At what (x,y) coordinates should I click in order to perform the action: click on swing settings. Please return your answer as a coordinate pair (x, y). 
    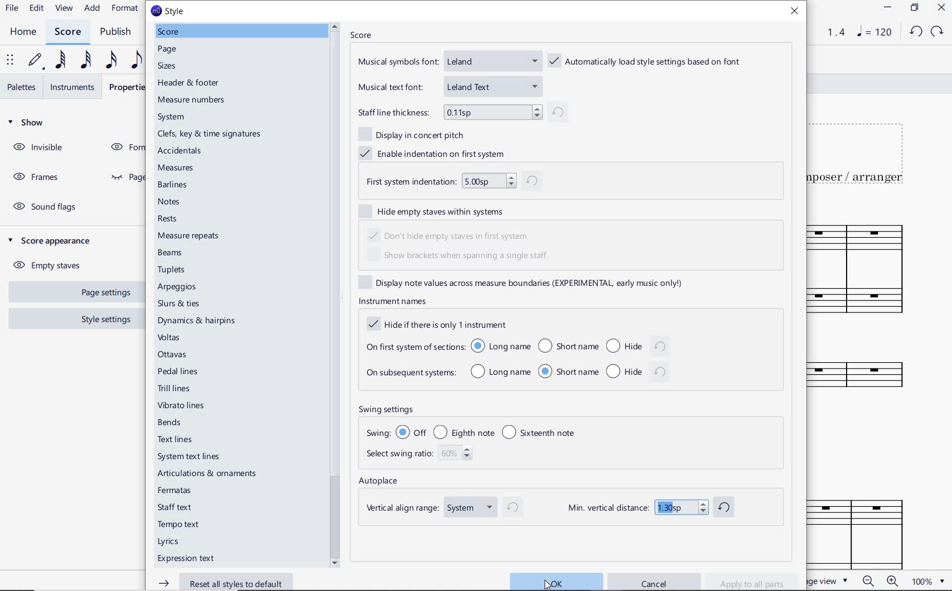
    Looking at the image, I should click on (484, 410).